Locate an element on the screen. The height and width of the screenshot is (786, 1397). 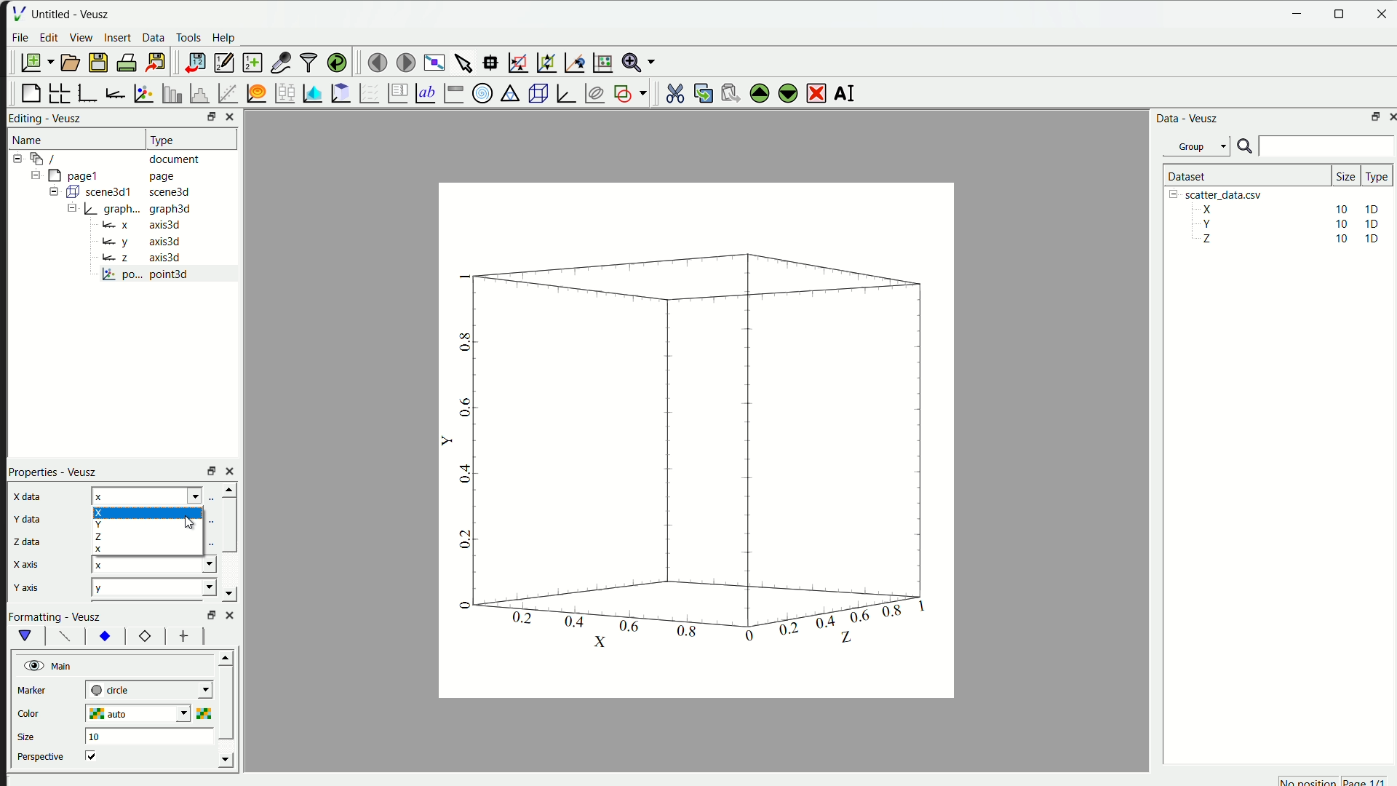
Text label is located at coordinates (424, 94).